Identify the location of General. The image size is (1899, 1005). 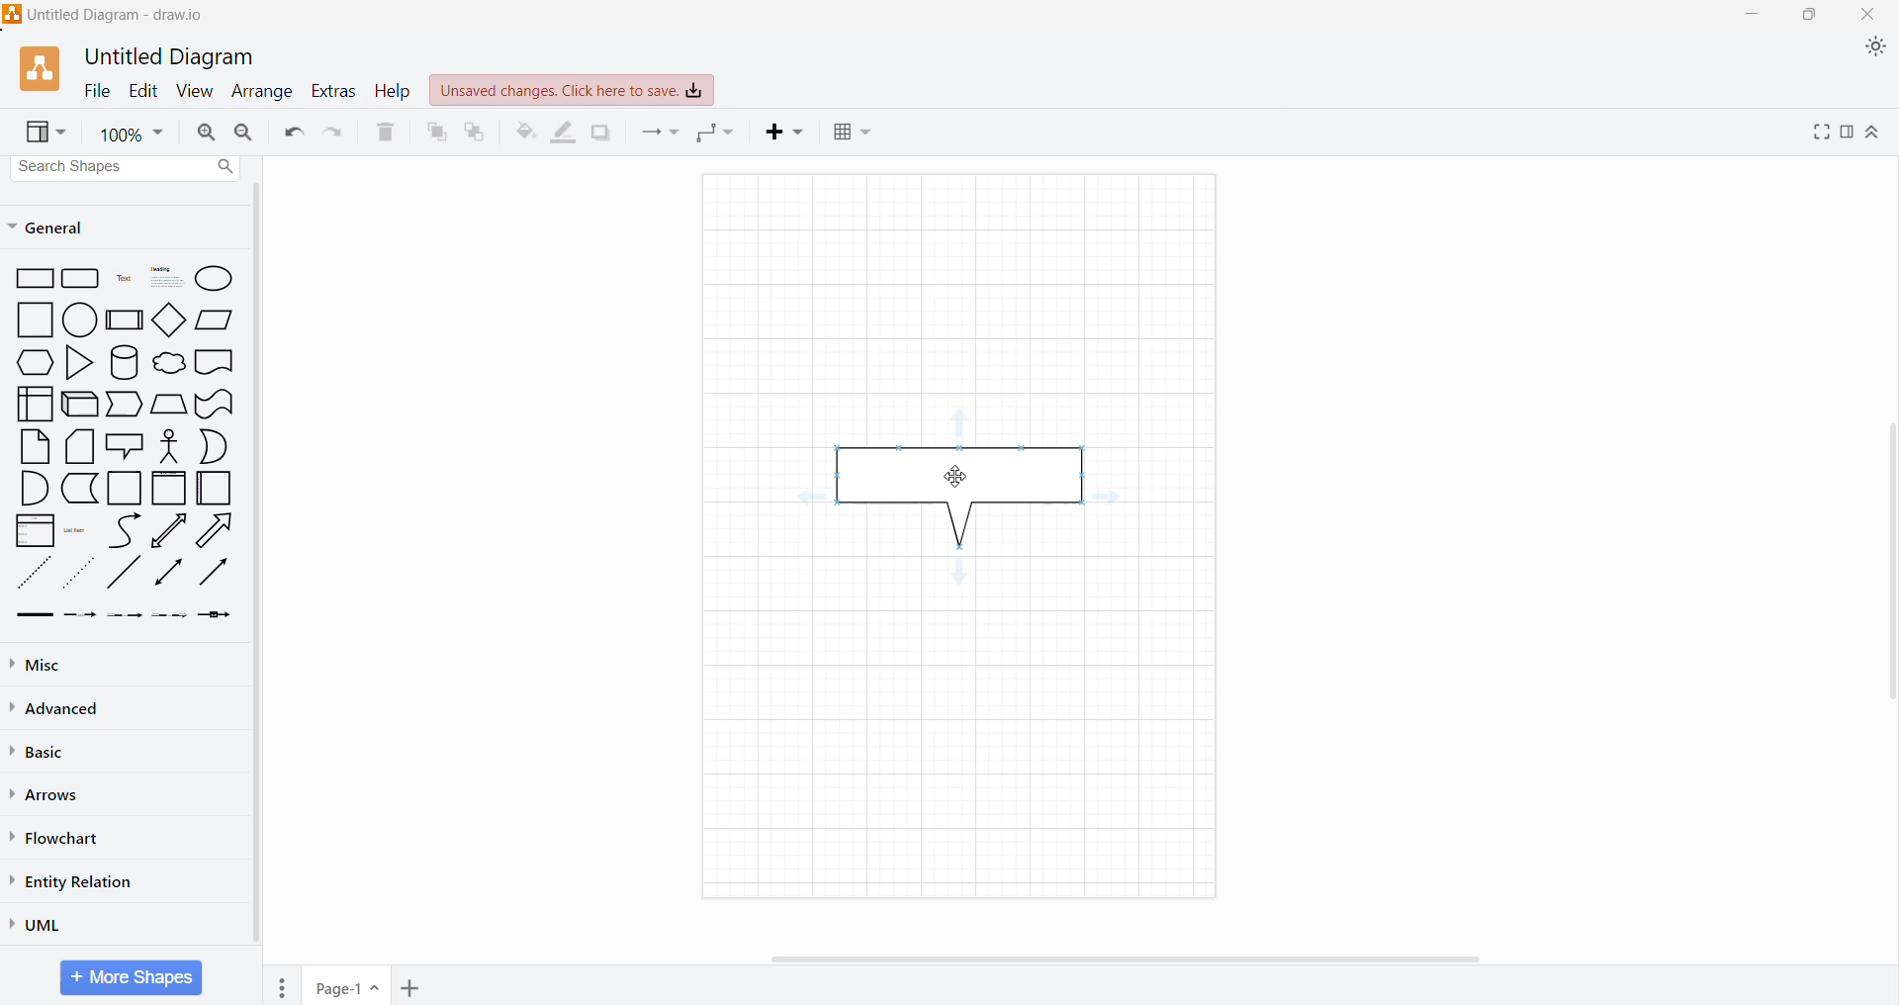
(59, 227).